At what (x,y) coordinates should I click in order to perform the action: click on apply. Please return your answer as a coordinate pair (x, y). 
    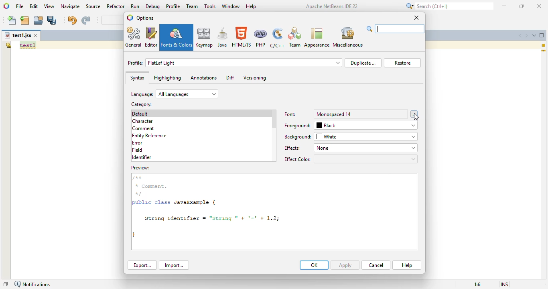
    Looking at the image, I should click on (346, 265).